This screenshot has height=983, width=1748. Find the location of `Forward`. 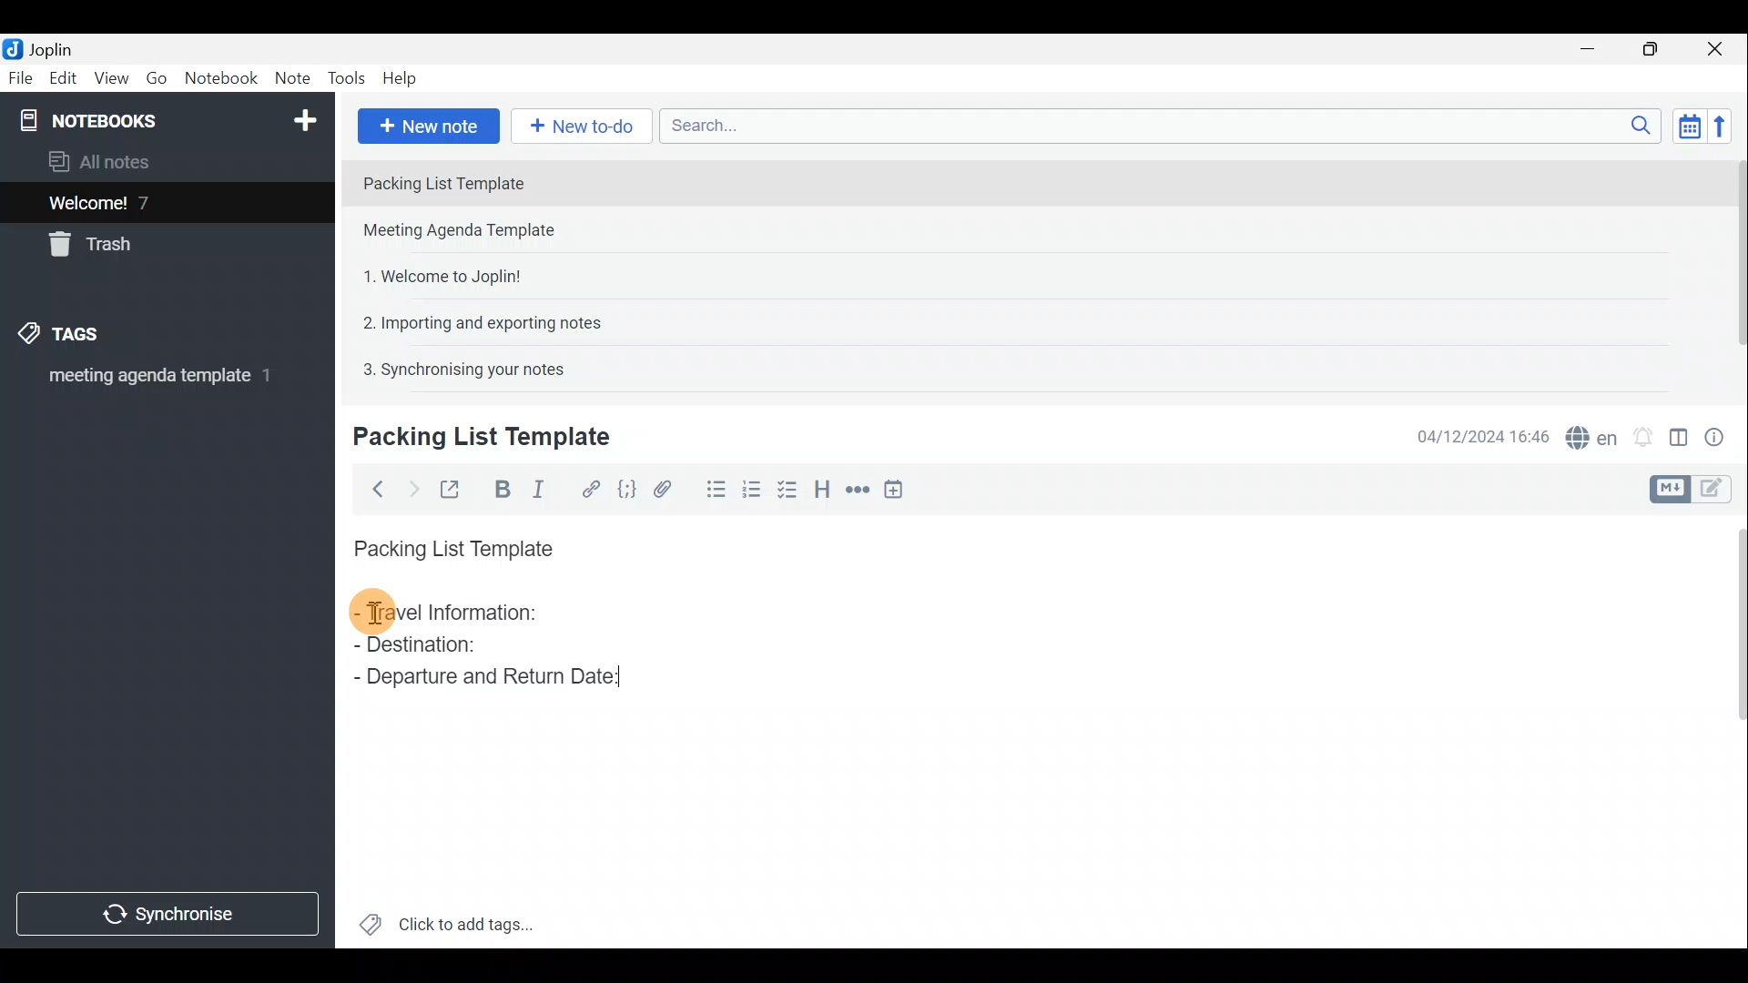

Forward is located at coordinates (410, 487).